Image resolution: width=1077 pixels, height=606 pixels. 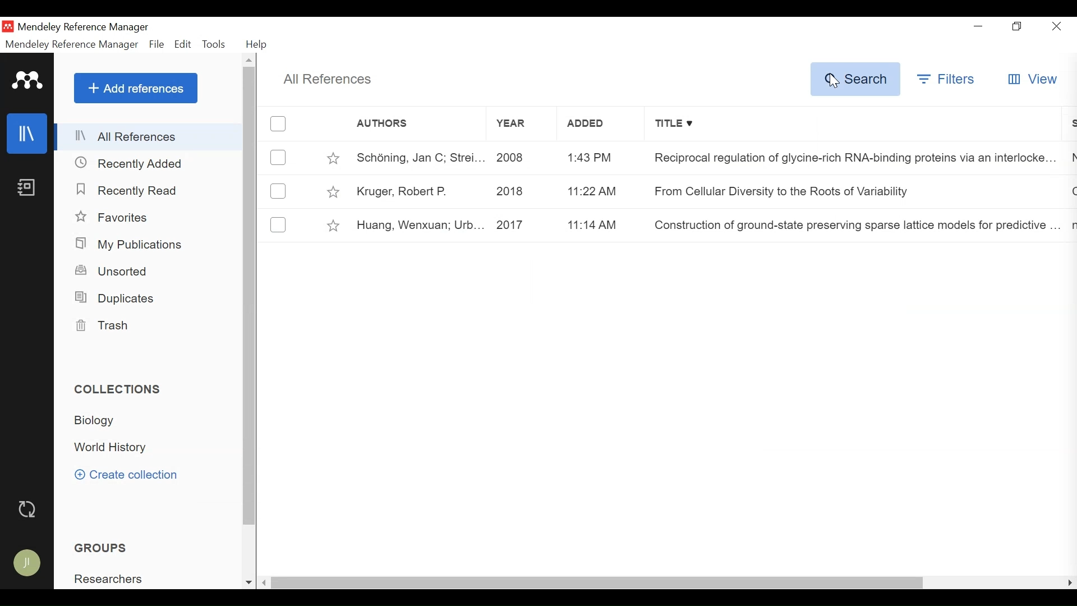 What do you see at coordinates (333, 157) in the screenshot?
I see `Toggle Favorites` at bounding box center [333, 157].